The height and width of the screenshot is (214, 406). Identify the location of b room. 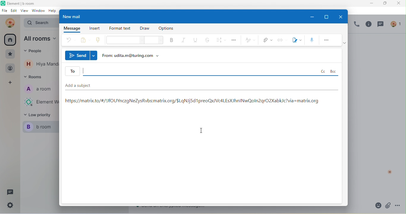
(40, 127).